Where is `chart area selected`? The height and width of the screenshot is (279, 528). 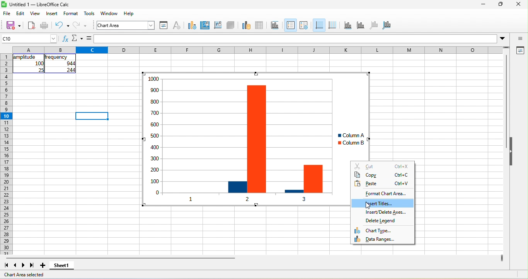 chart area selected is located at coordinates (24, 275).